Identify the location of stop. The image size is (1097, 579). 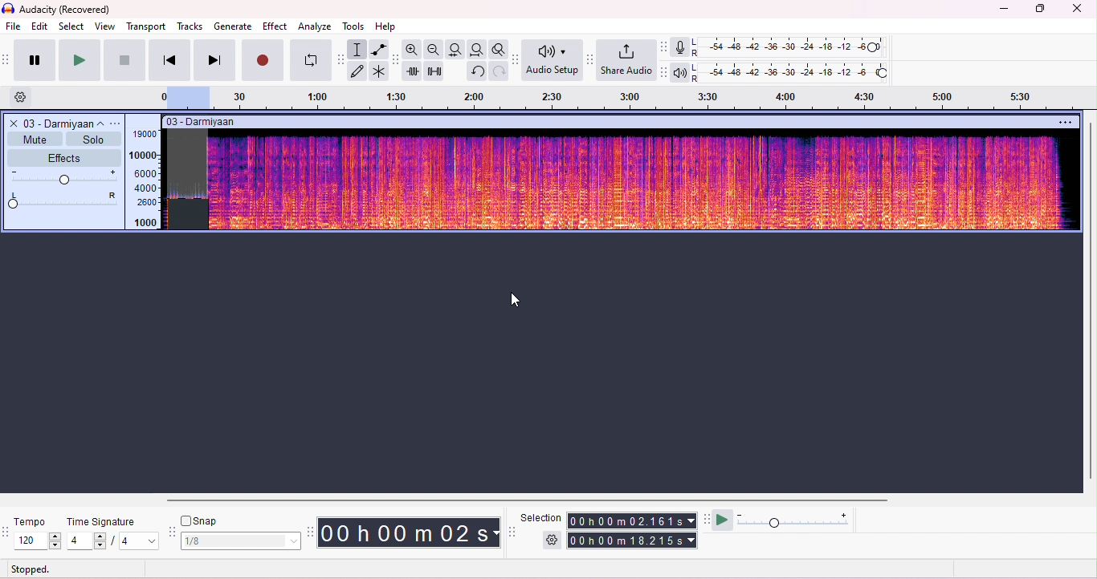
(124, 59).